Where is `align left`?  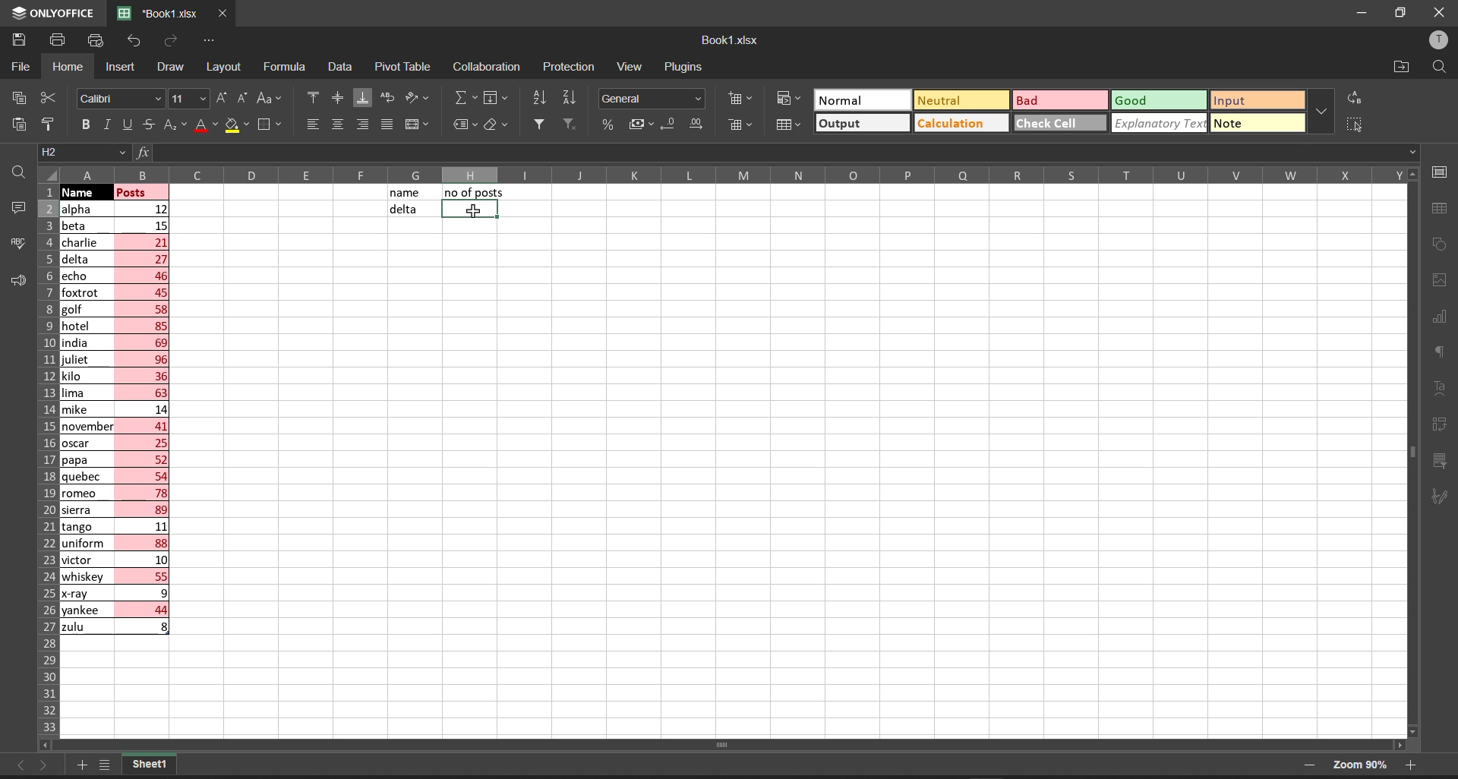 align left is located at coordinates (311, 125).